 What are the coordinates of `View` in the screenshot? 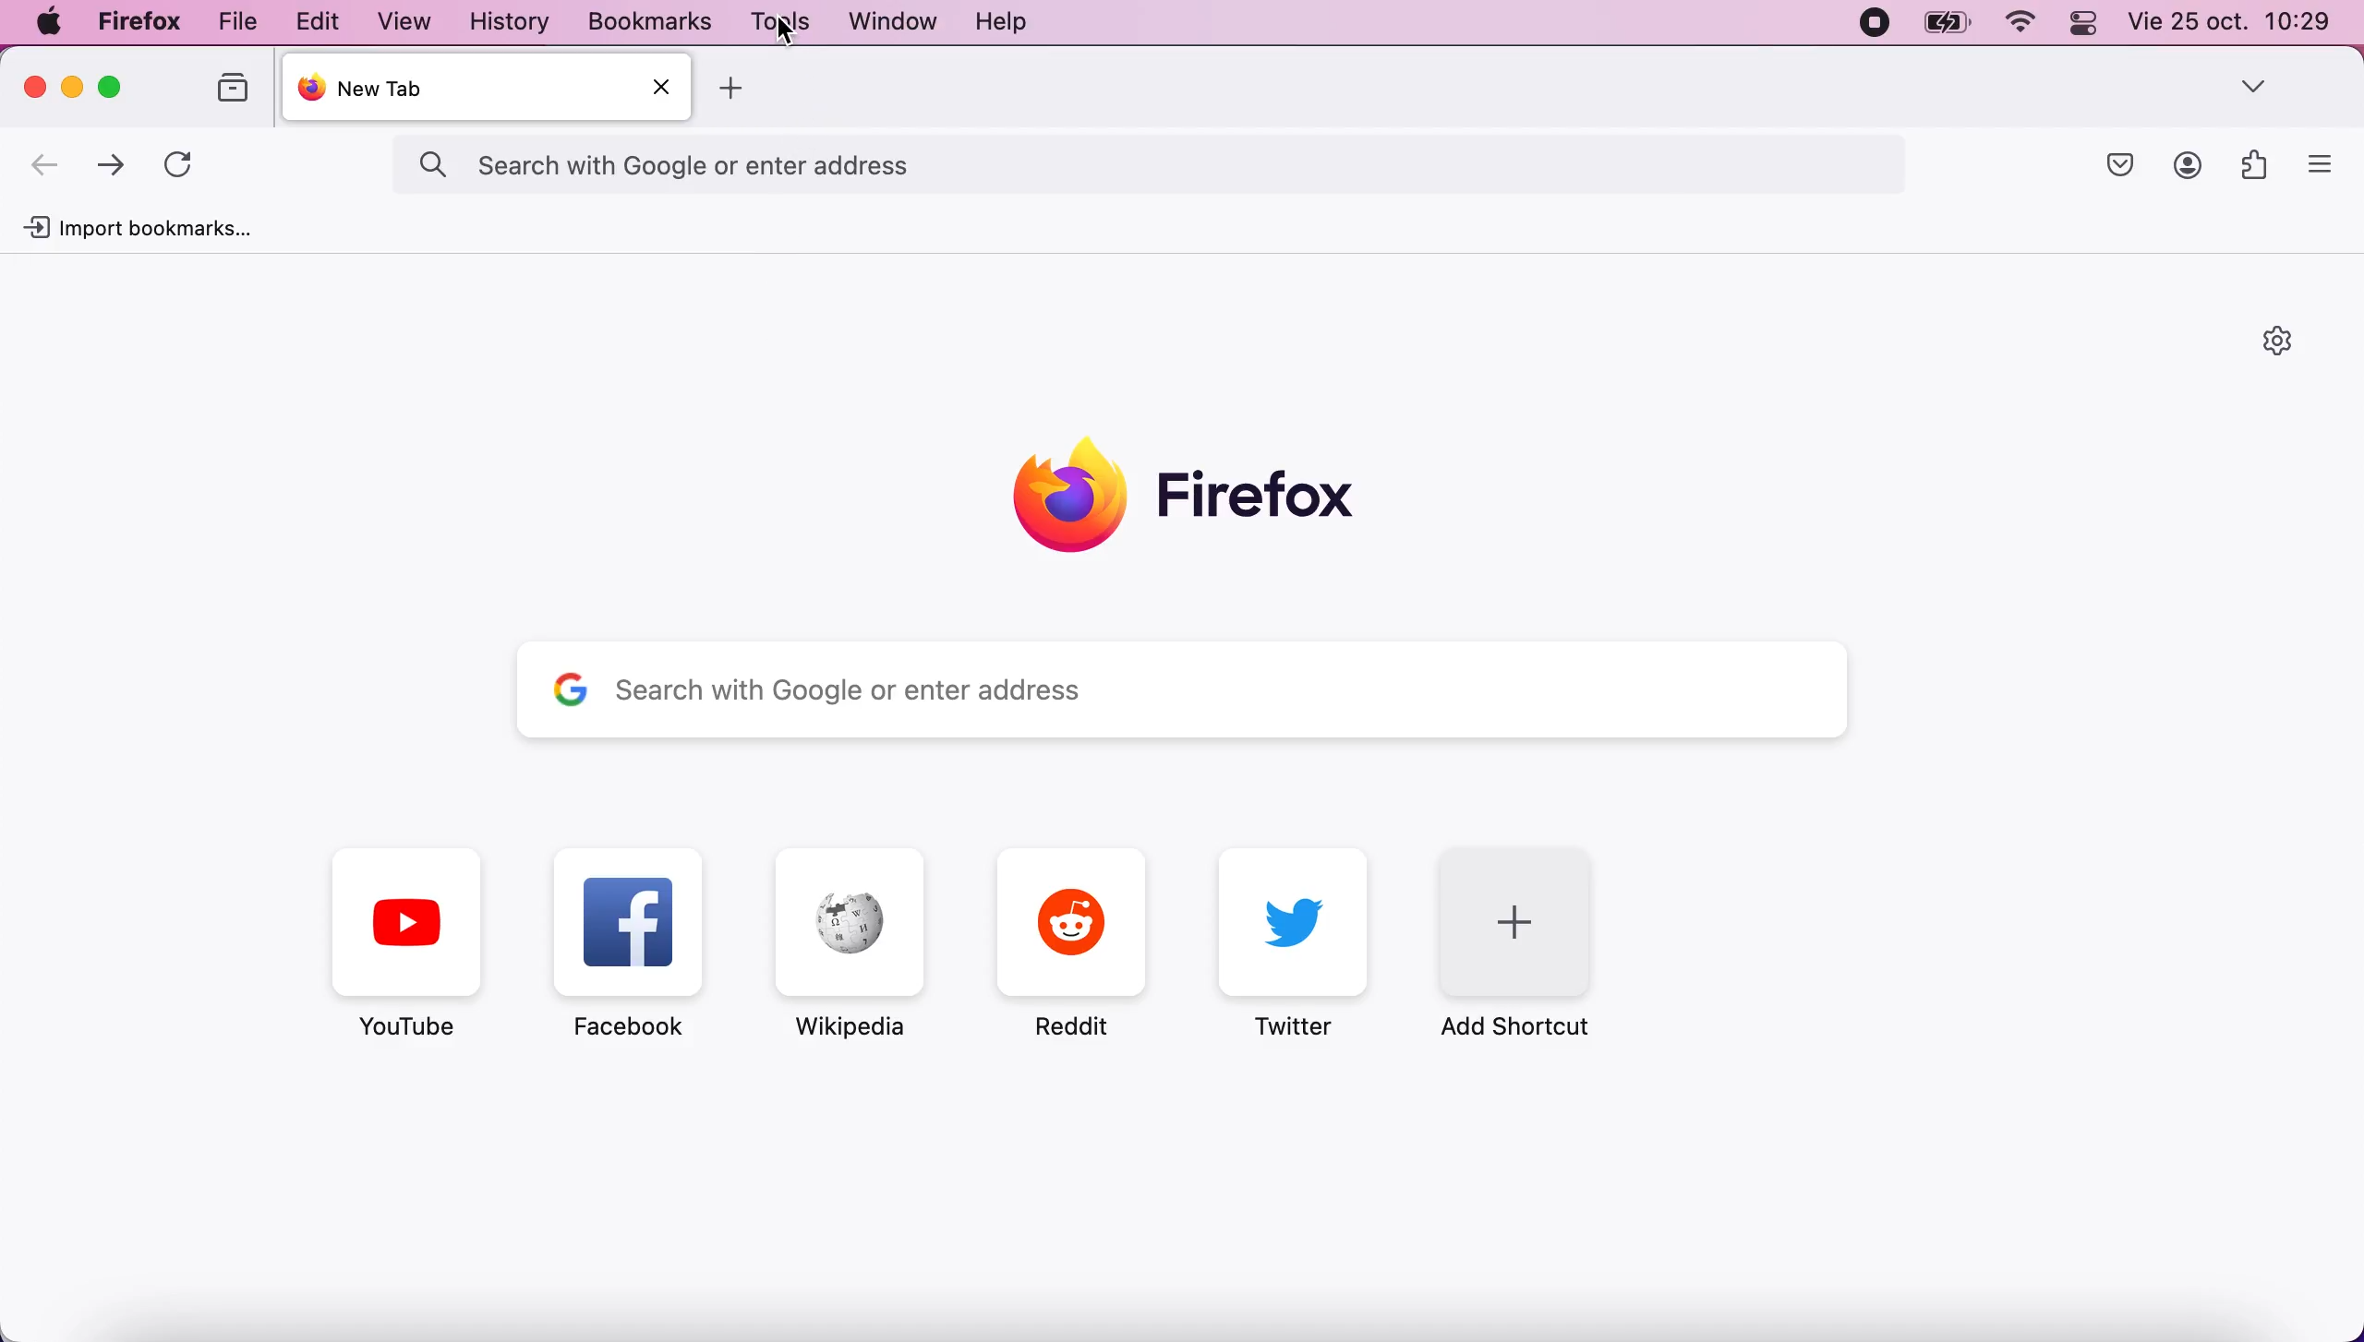 It's located at (408, 21).